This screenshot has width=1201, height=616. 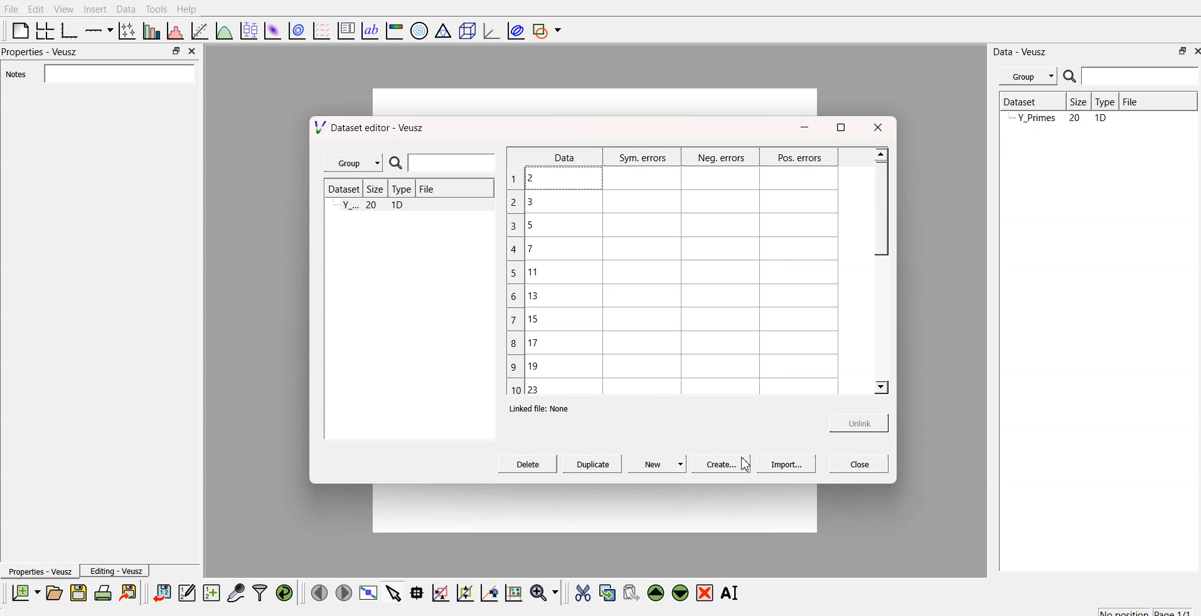 I want to click on text label, so click(x=368, y=31).